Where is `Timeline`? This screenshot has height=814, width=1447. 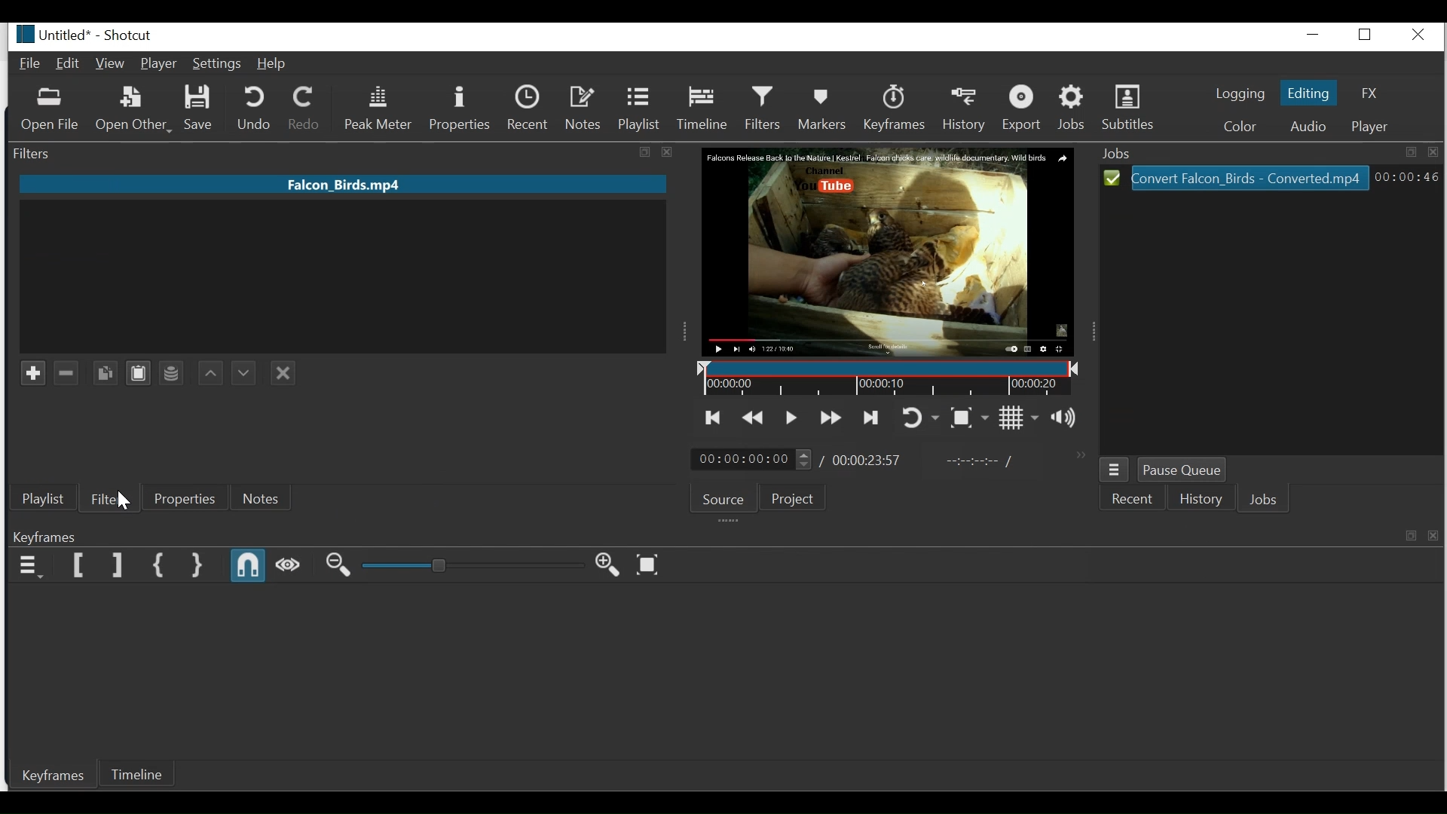 Timeline is located at coordinates (886, 378).